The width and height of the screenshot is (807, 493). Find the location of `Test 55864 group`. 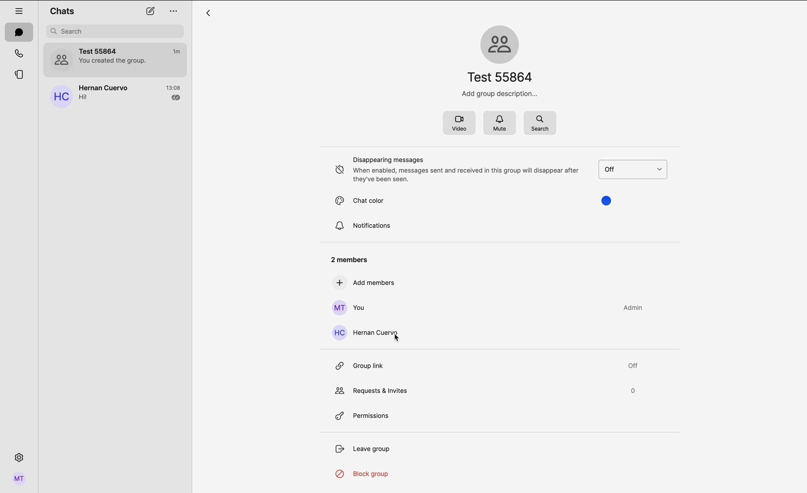

Test 55864 group is located at coordinates (116, 60).